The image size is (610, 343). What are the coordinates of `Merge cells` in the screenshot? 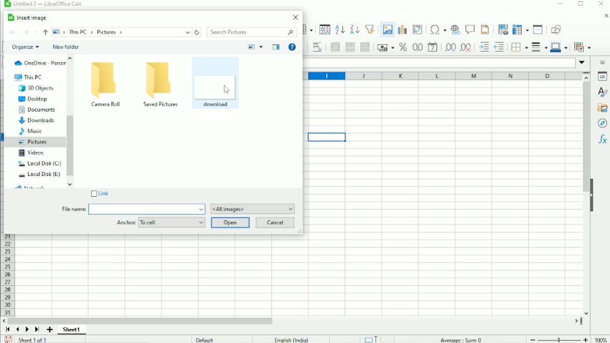 It's located at (349, 47).